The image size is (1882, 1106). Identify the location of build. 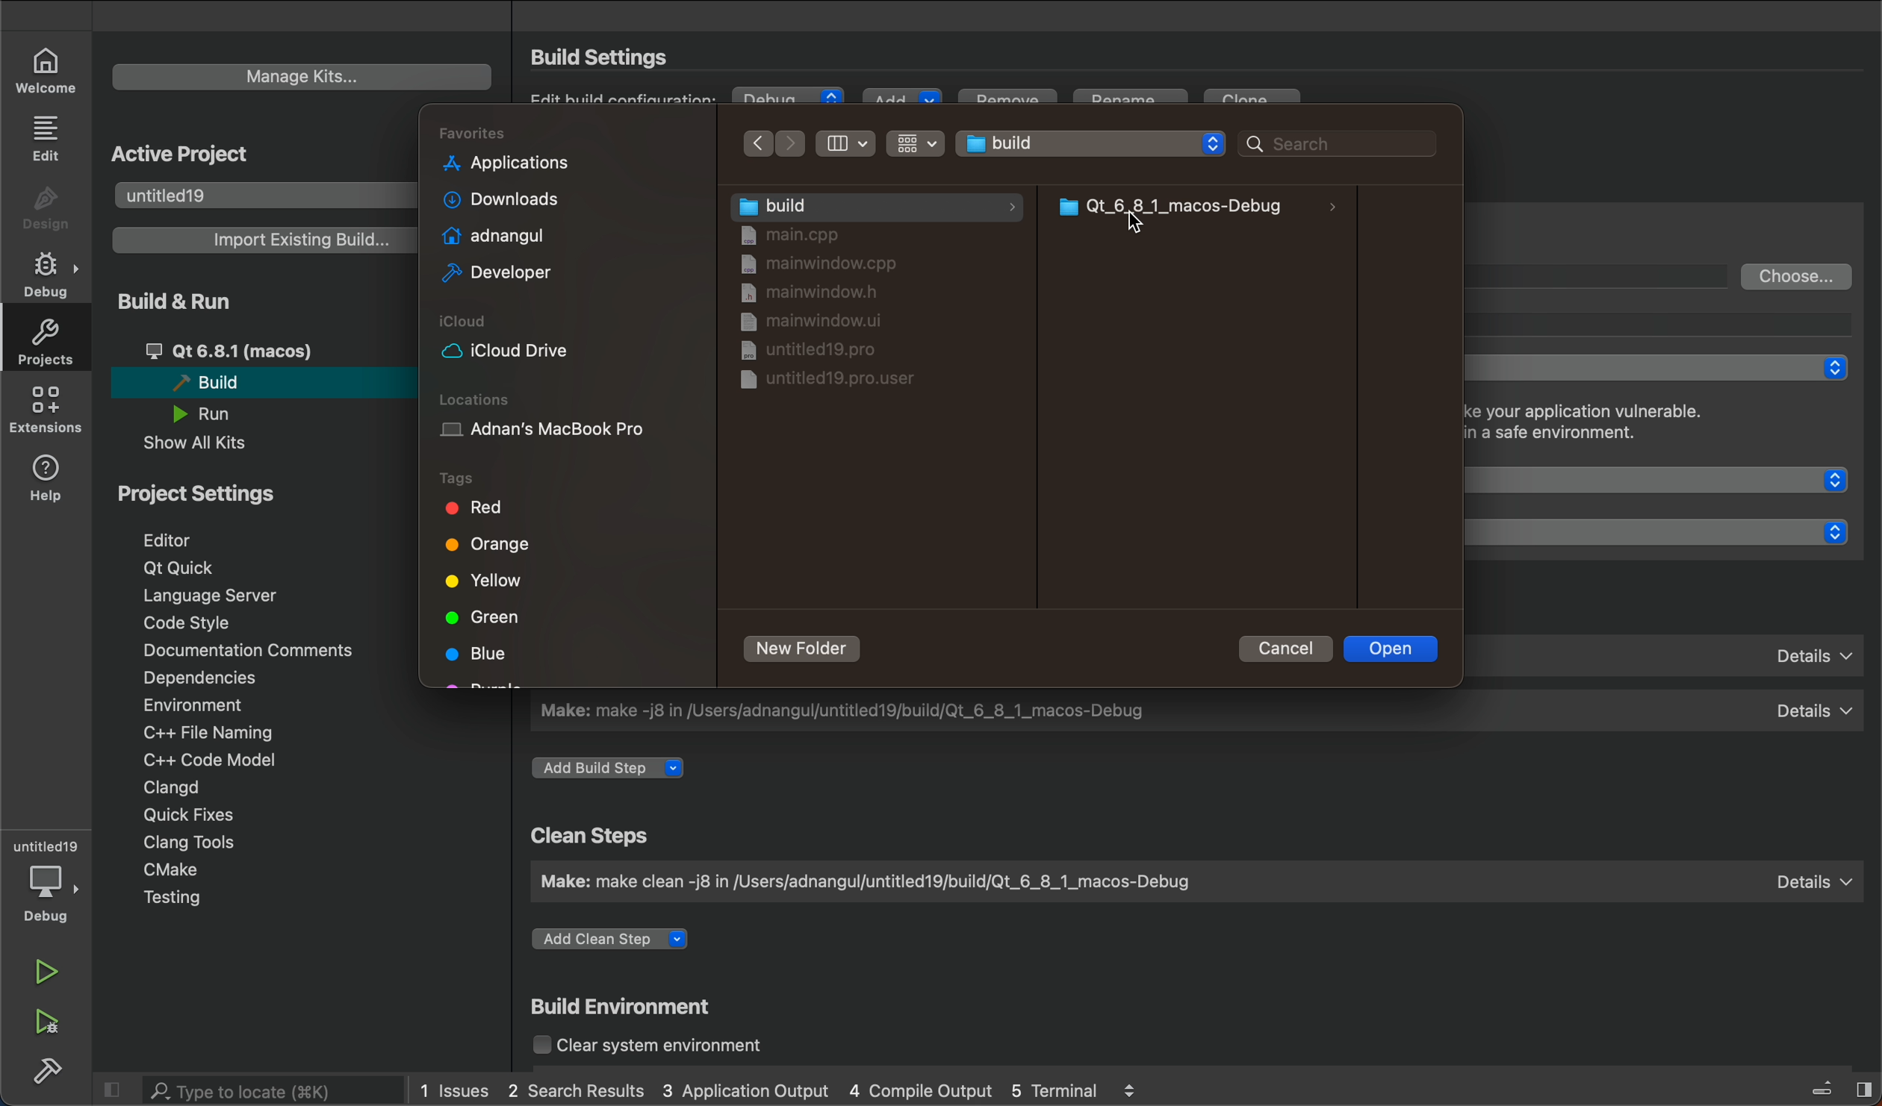
(255, 381).